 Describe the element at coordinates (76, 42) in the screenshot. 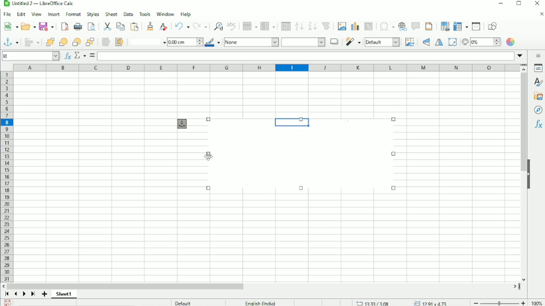

I see `back one` at that location.